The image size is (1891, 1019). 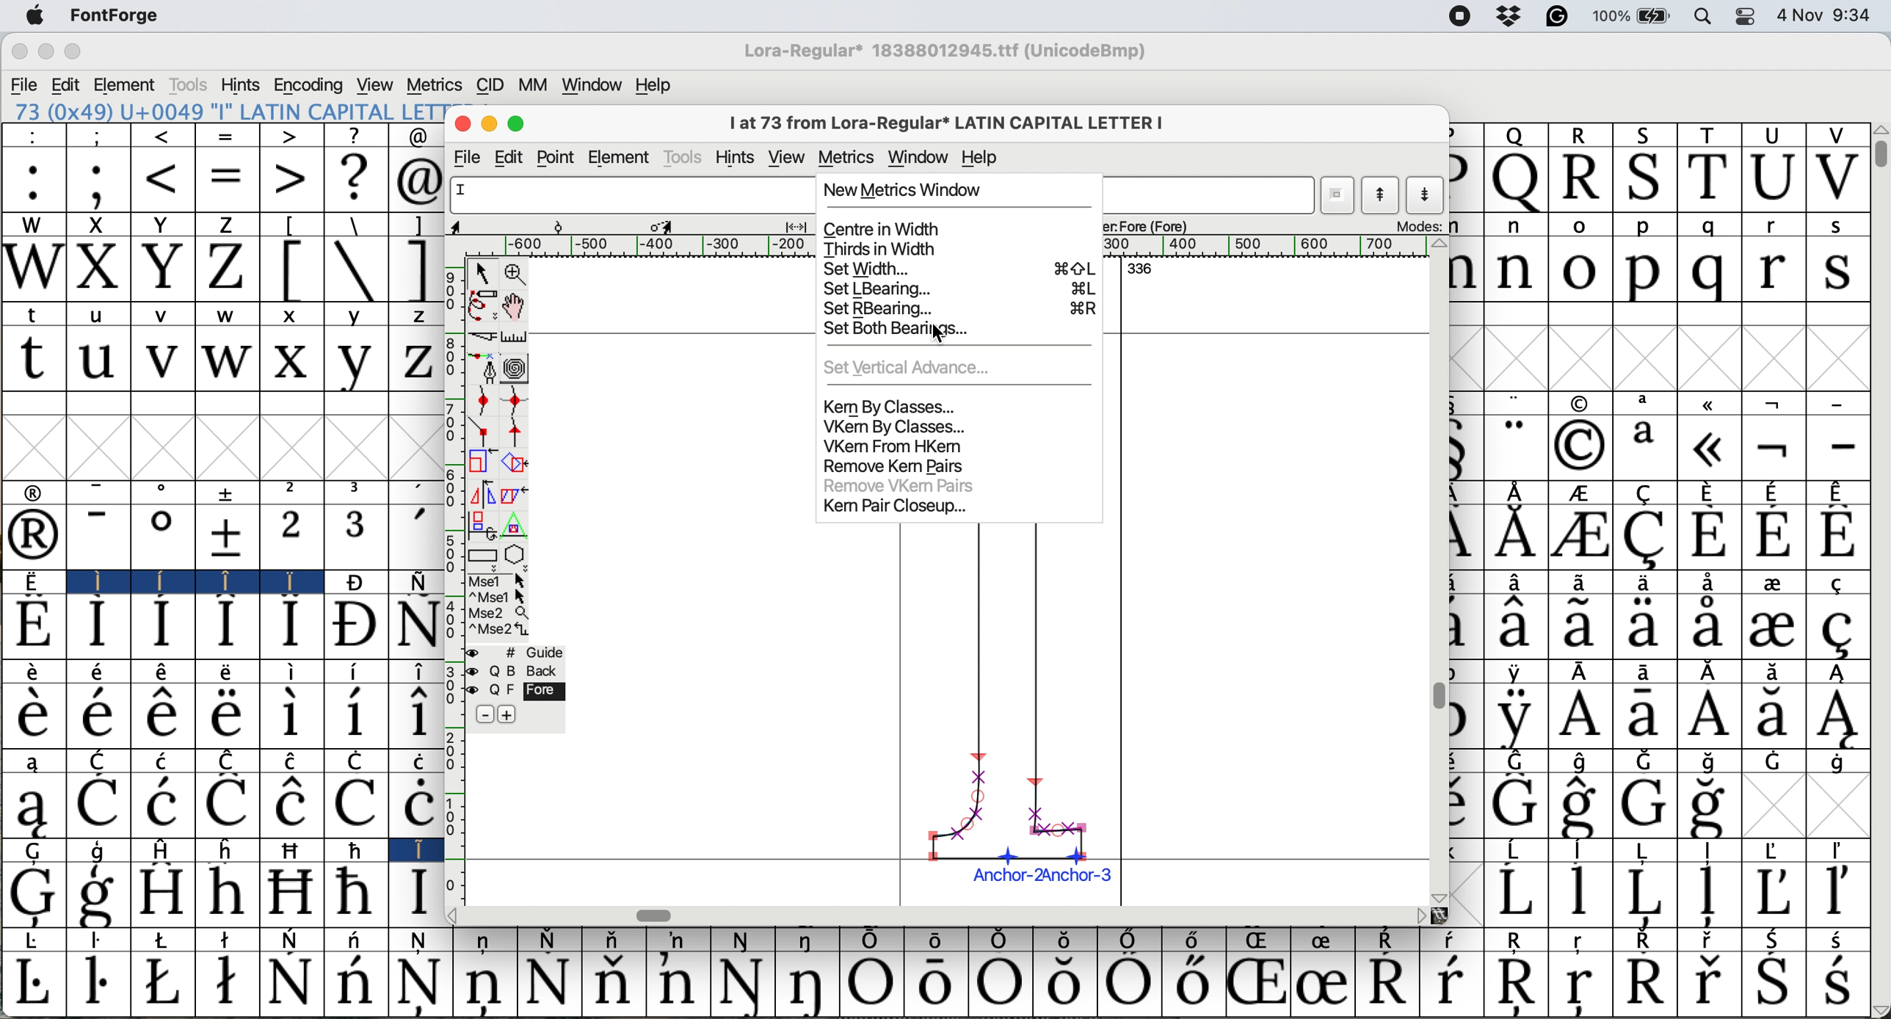 I want to click on Symbol, so click(x=1707, y=447).